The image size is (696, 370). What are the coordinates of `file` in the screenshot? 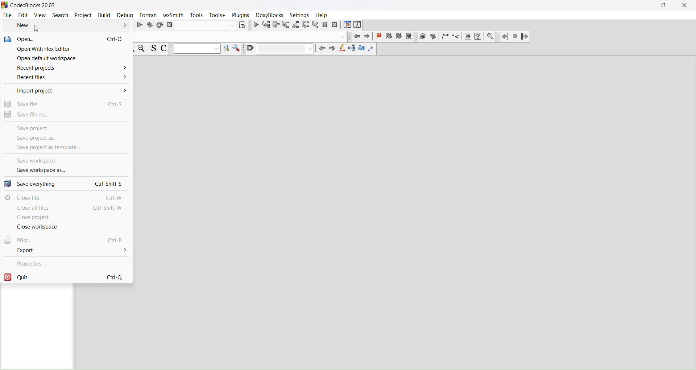 It's located at (7, 15).